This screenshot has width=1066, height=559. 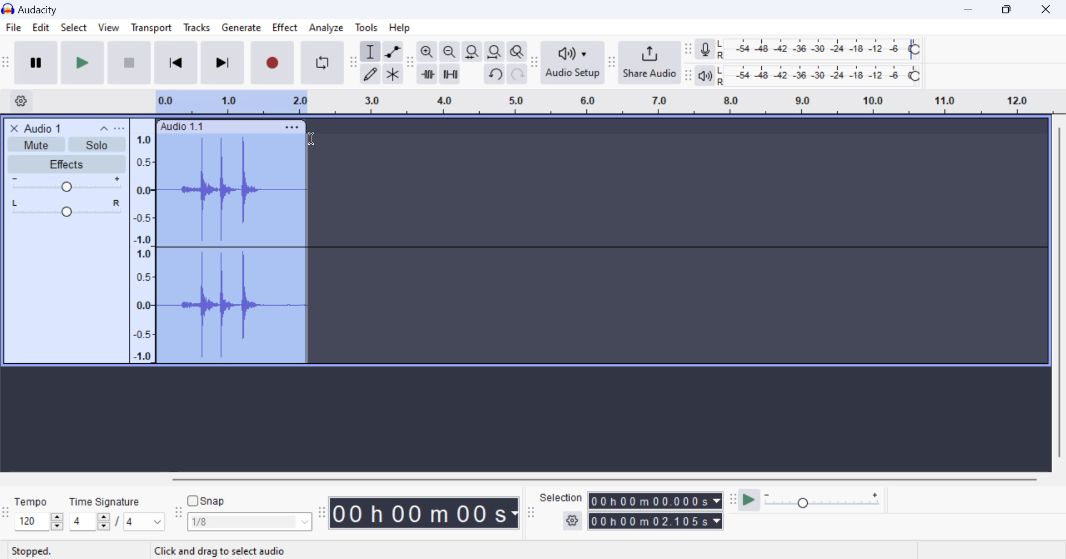 I want to click on Minimize, so click(x=1010, y=8).